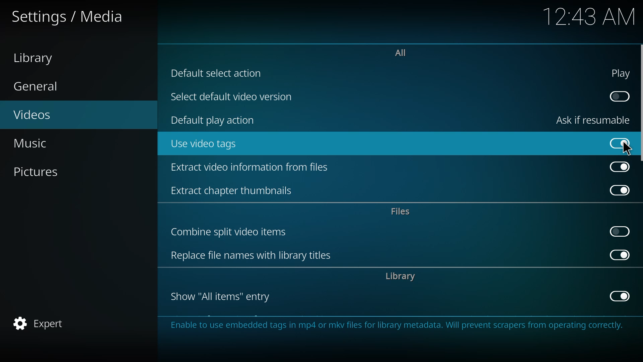 Image resolution: width=643 pixels, height=362 pixels. I want to click on videos, so click(42, 116).